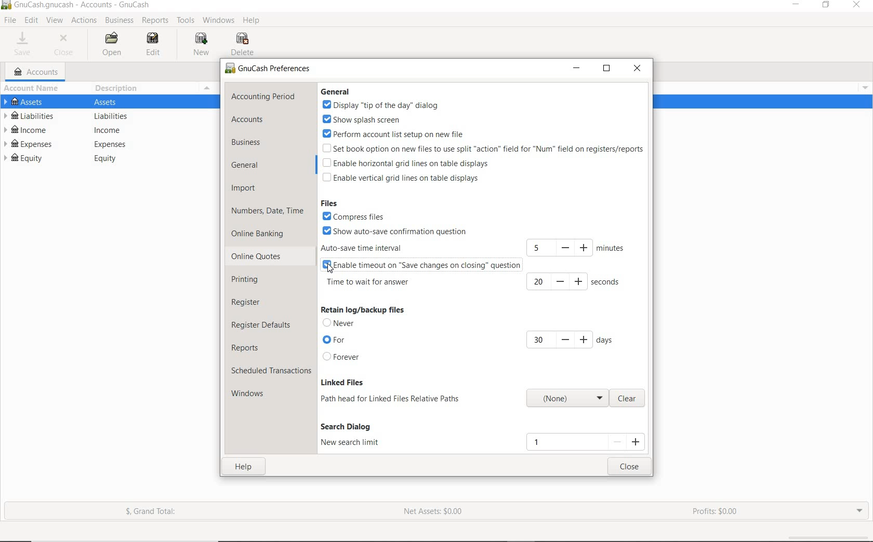 Image resolution: width=873 pixels, height=542 pixels. I want to click on linked files, so click(341, 382).